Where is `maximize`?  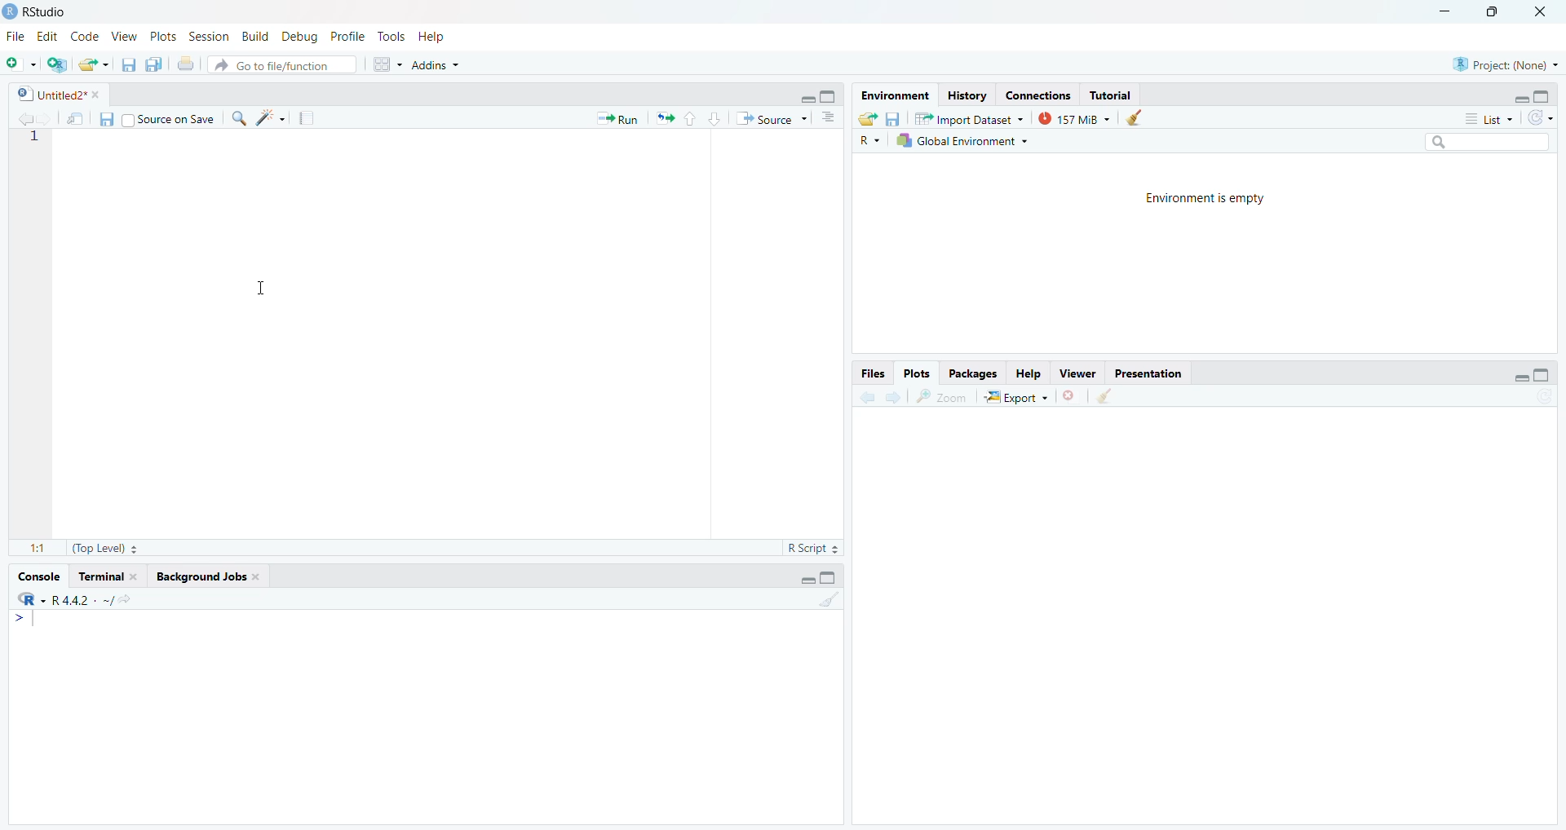
maximize is located at coordinates (1494, 12).